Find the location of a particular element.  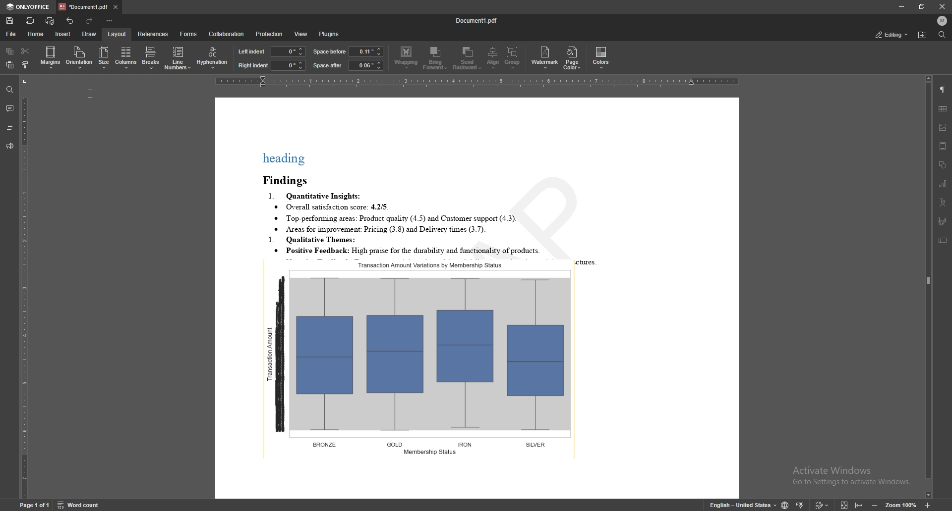

save is located at coordinates (10, 20).